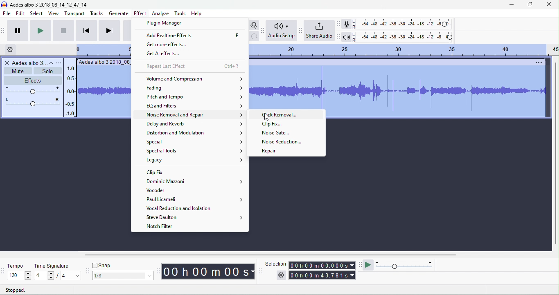 This screenshot has height=295, width=559. Describe the element at coordinates (193, 133) in the screenshot. I see `distortion and modulation` at that location.